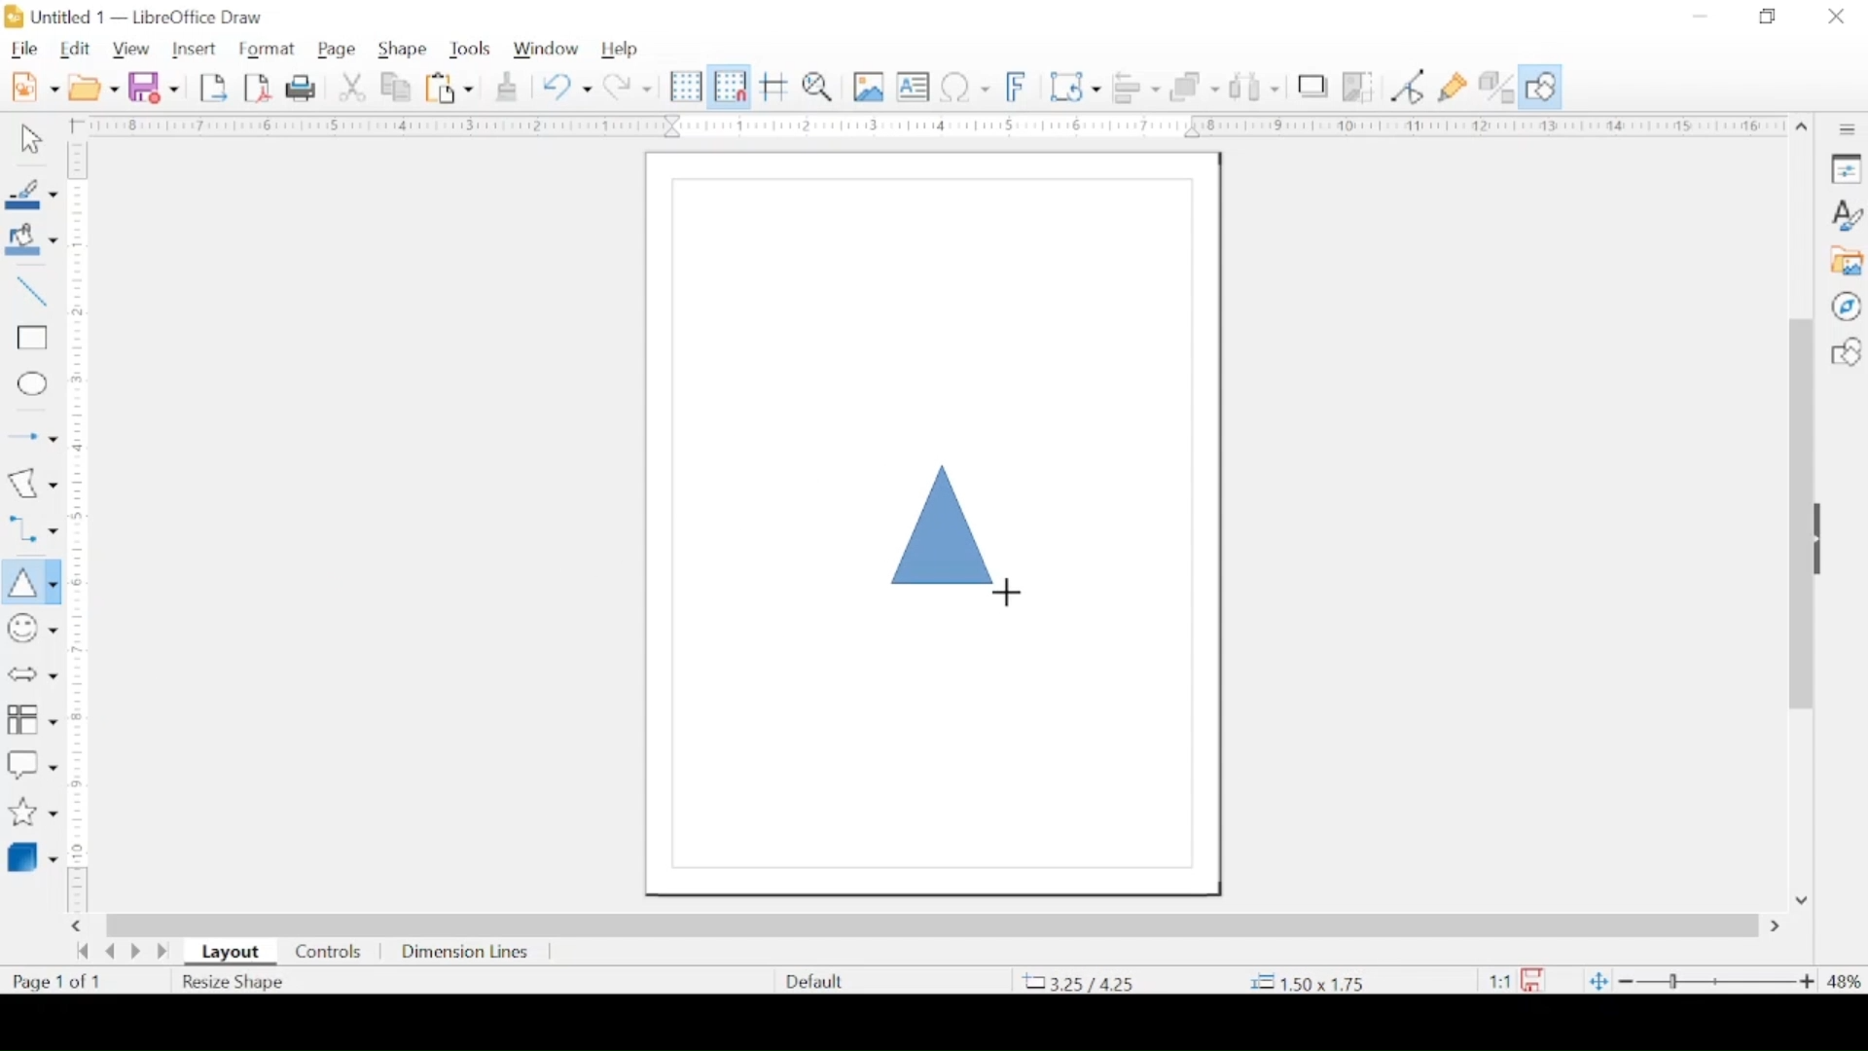 The width and height of the screenshot is (1868, 1051). What do you see at coordinates (913, 86) in the screenshot?
I see `insert textbox` at bounding box center [913, 86].